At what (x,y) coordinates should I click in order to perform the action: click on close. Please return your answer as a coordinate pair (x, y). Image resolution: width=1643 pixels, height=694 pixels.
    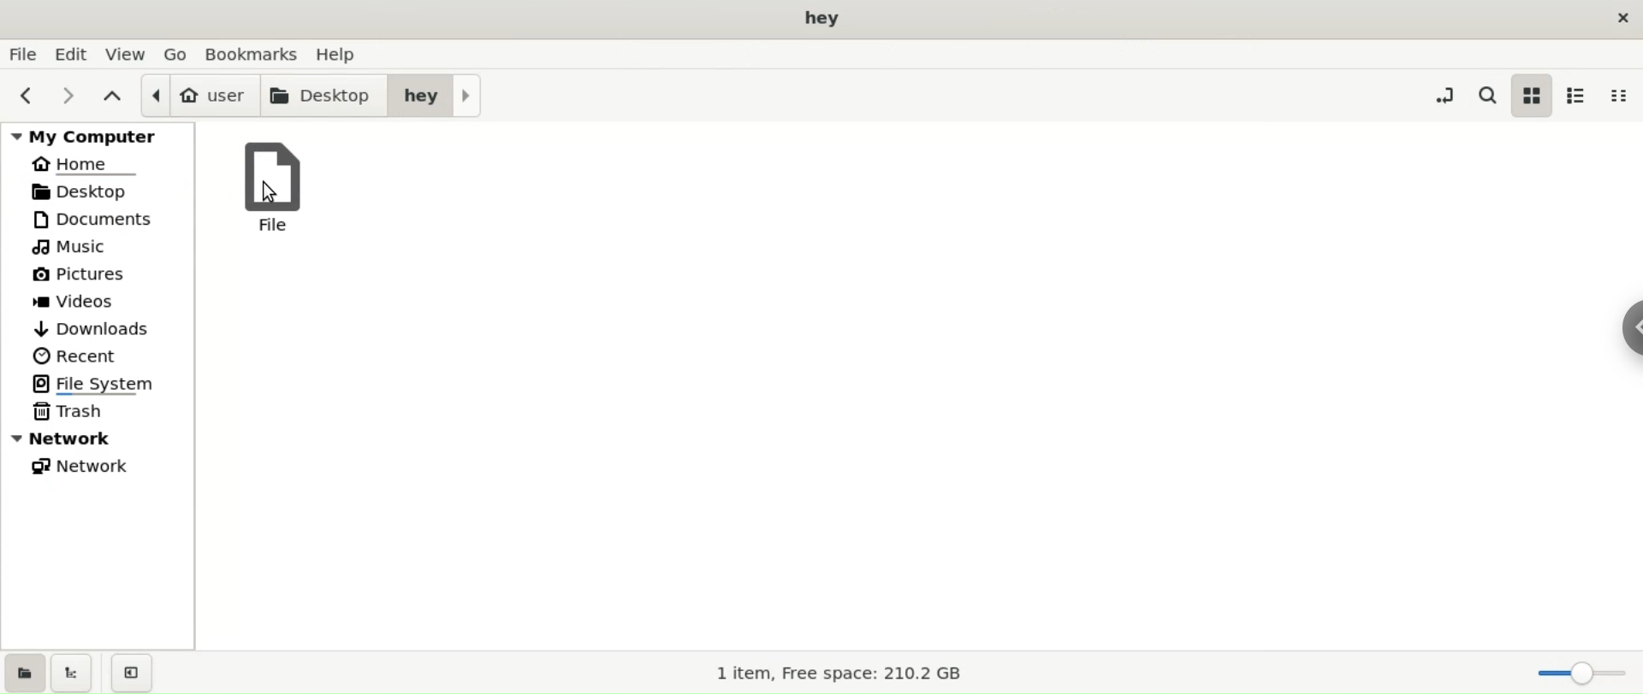
    Looking at the image, I should click on (1621, 20).